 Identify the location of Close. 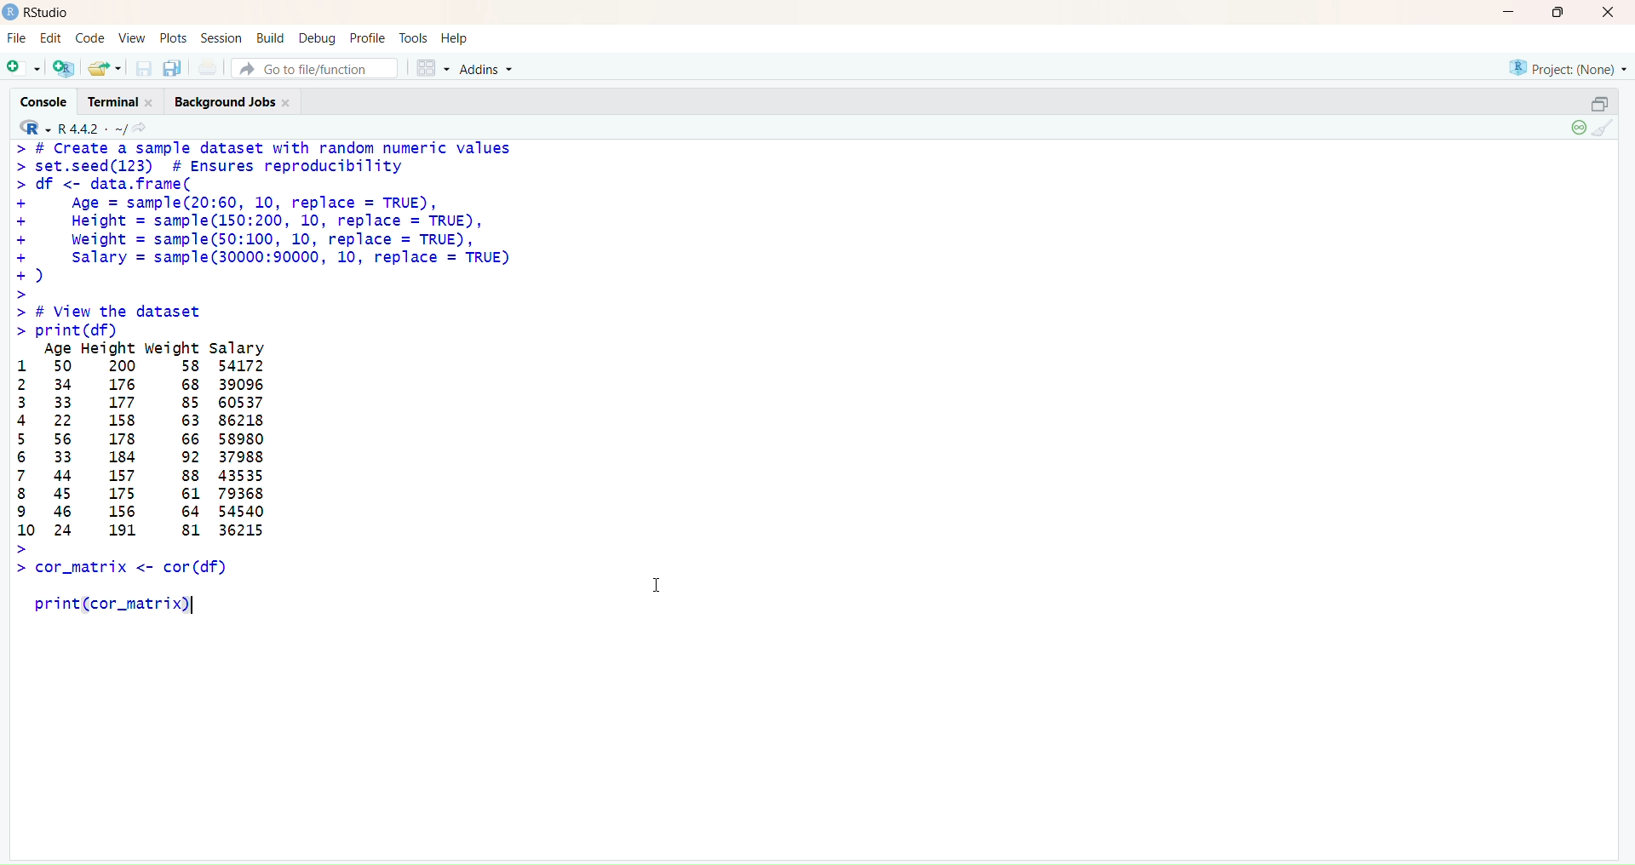
(1606, 14).